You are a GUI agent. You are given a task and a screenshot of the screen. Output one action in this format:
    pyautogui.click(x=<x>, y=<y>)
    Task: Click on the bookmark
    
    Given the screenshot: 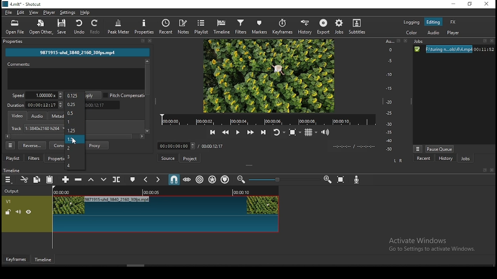 What is the action you would take?
    pyautogui.click(x=142, y=41)
    